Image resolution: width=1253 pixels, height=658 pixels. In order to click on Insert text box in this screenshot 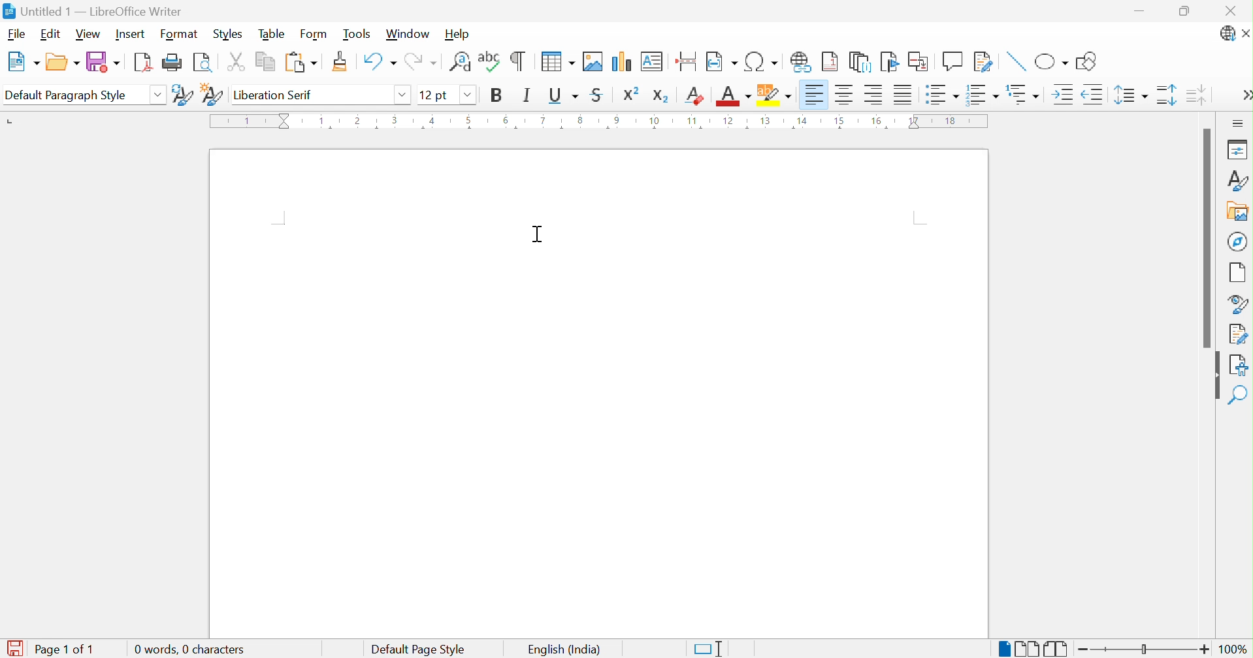, I will do `click(653, 61)`.